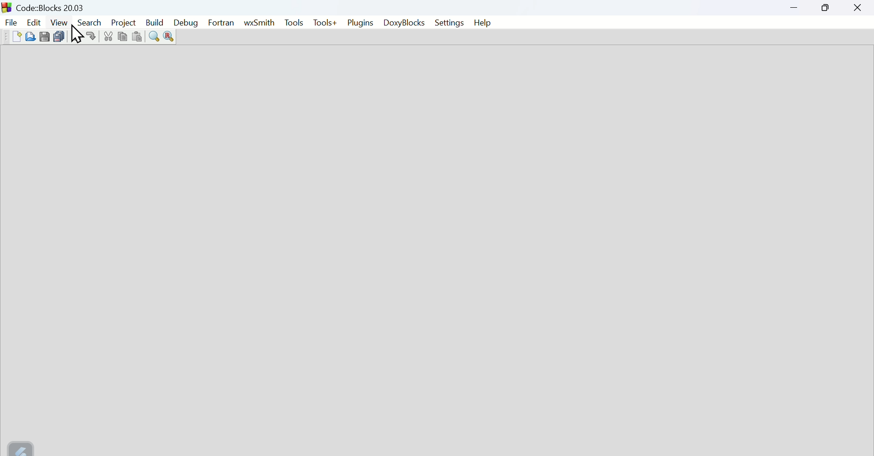  Describe the element at coordinates (169, 36) in the screenshot. I see `Replace` at that location.